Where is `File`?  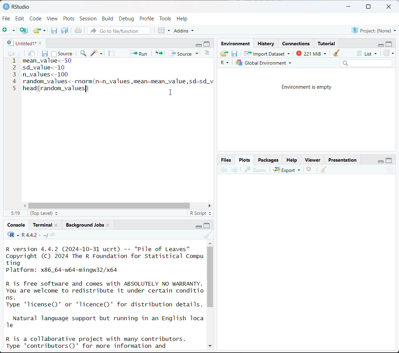 File is located at coordinates (7, 18).